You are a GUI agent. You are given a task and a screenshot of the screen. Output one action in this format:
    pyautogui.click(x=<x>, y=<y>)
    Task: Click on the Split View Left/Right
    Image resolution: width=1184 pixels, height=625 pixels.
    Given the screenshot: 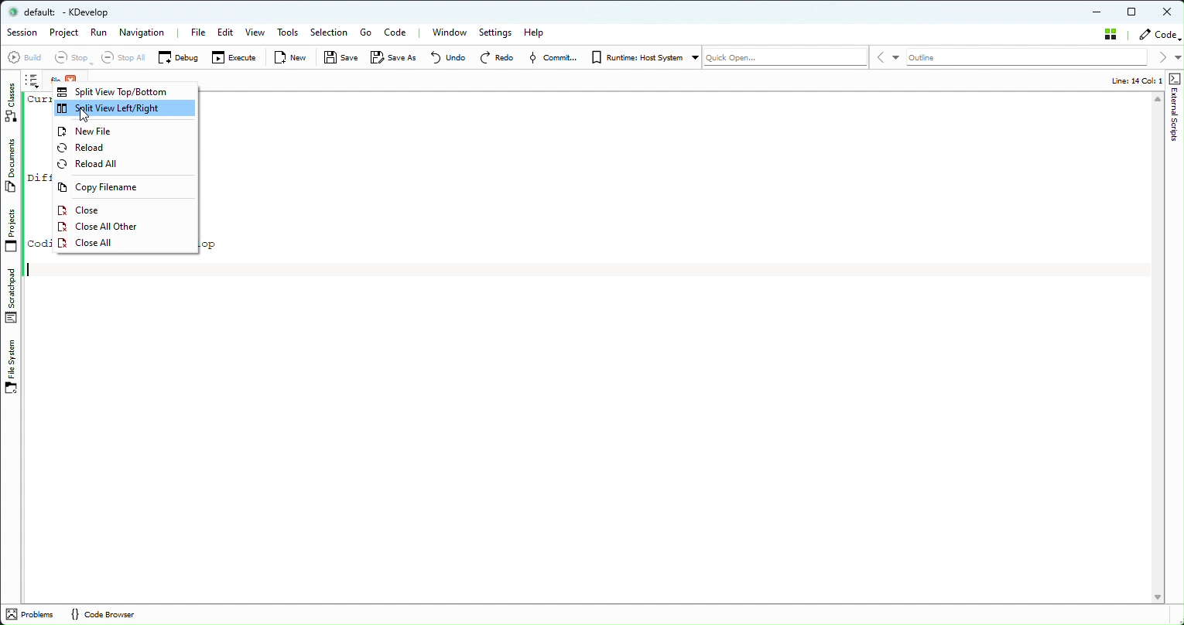 What is the action you would take?
    pyautogui.click(x=126, y=109)
    